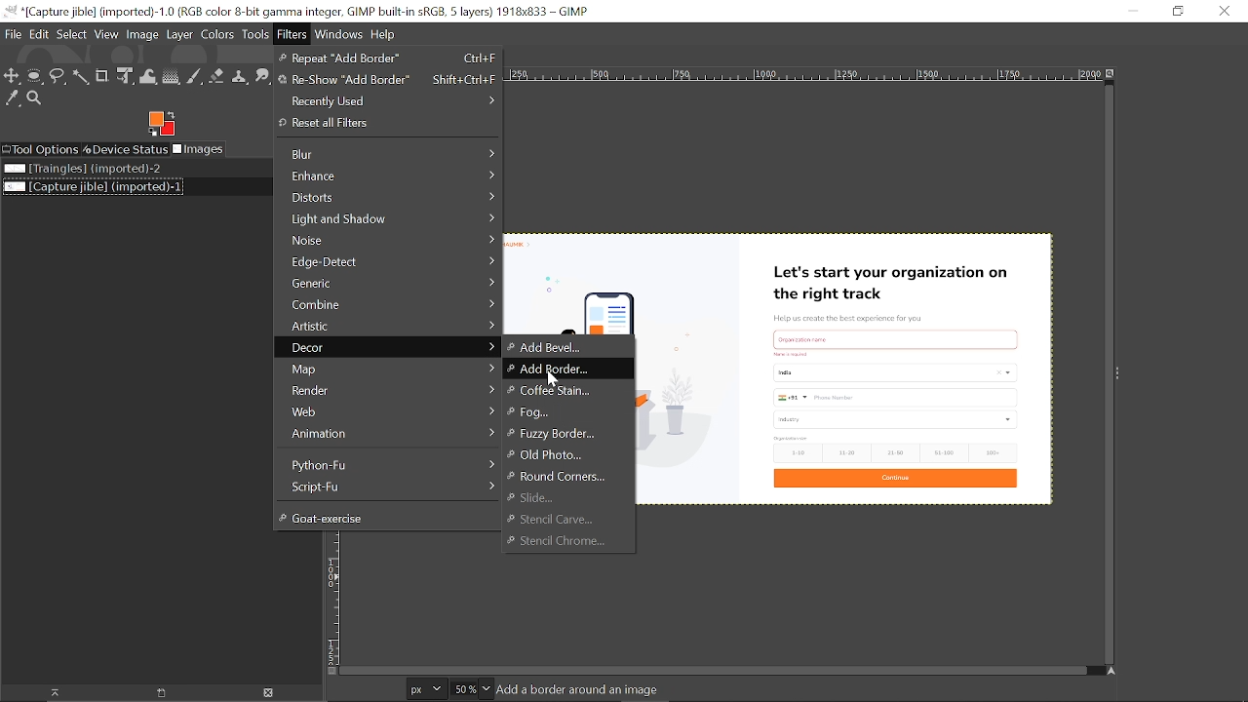  I want to click on Repeat "Add Border", so click(388, 58).